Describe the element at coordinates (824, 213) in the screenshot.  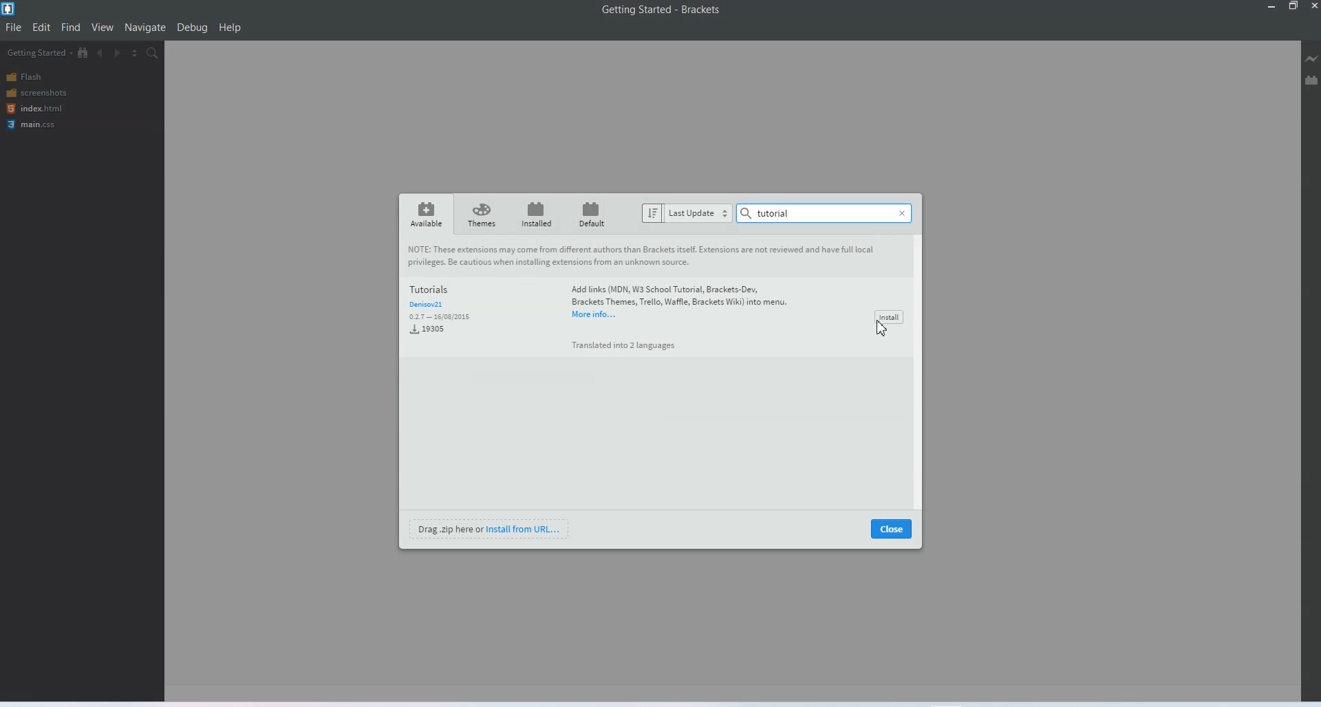
I see `Search Bar` at that location.